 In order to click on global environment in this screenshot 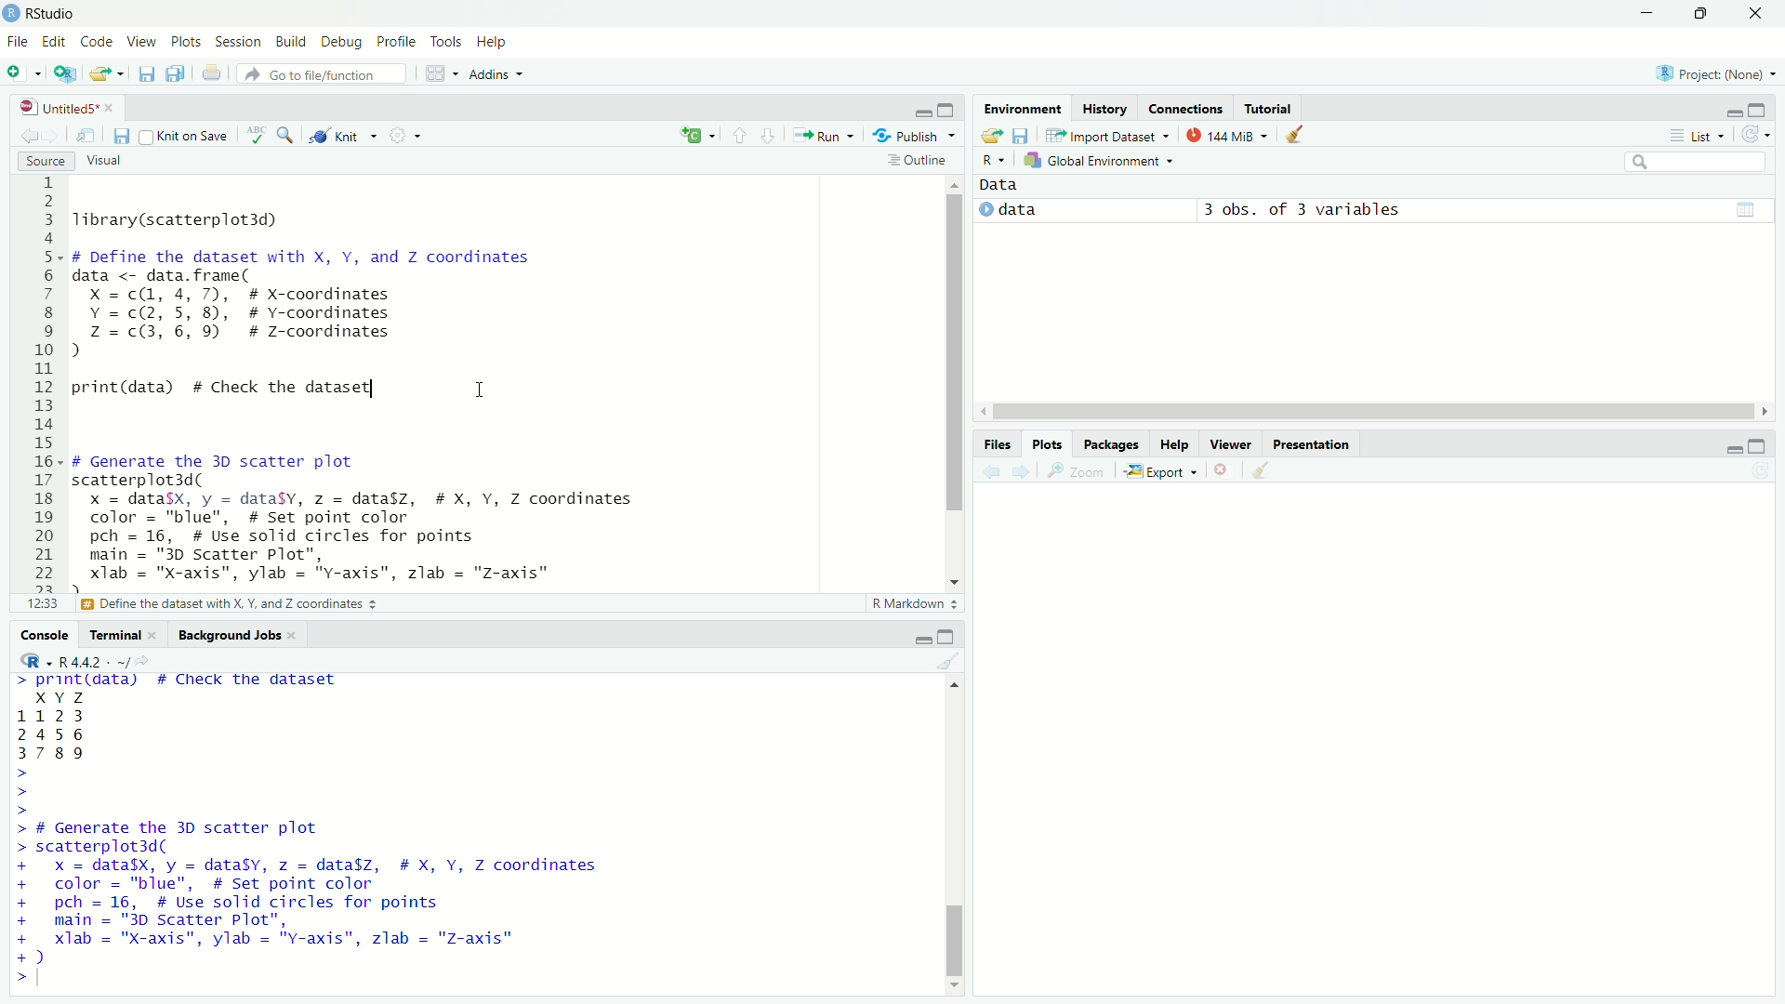, I will do `click(1108, 162)`.